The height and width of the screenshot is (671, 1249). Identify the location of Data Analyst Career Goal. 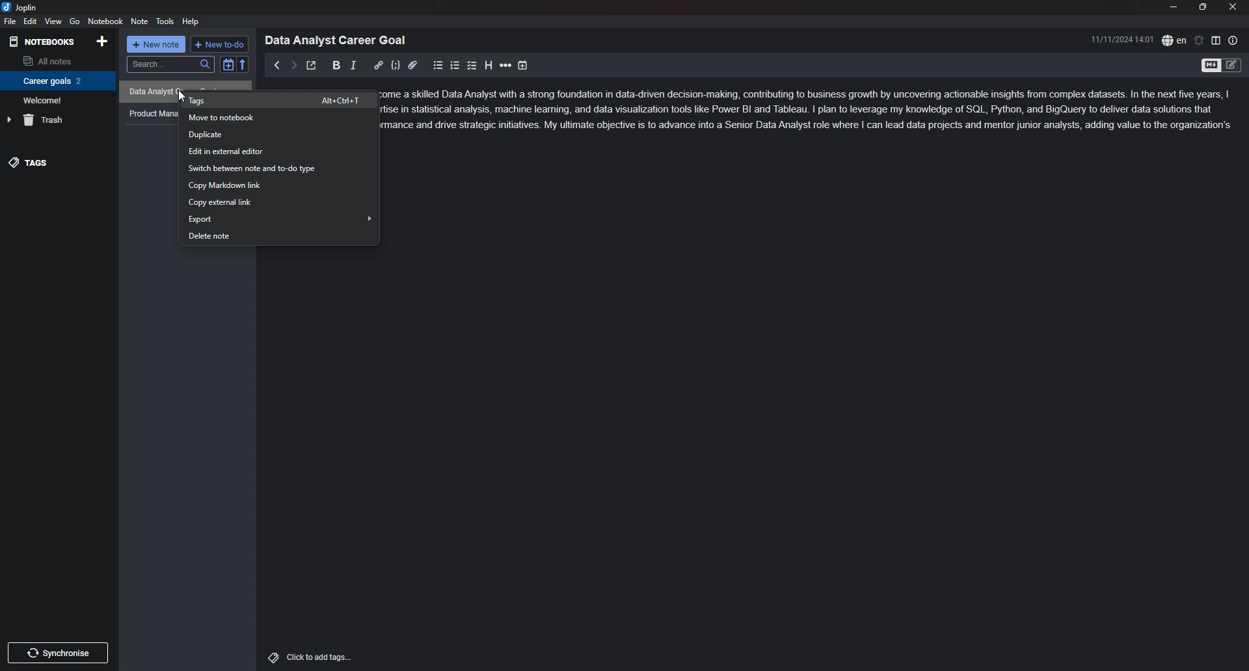
(340, 40).